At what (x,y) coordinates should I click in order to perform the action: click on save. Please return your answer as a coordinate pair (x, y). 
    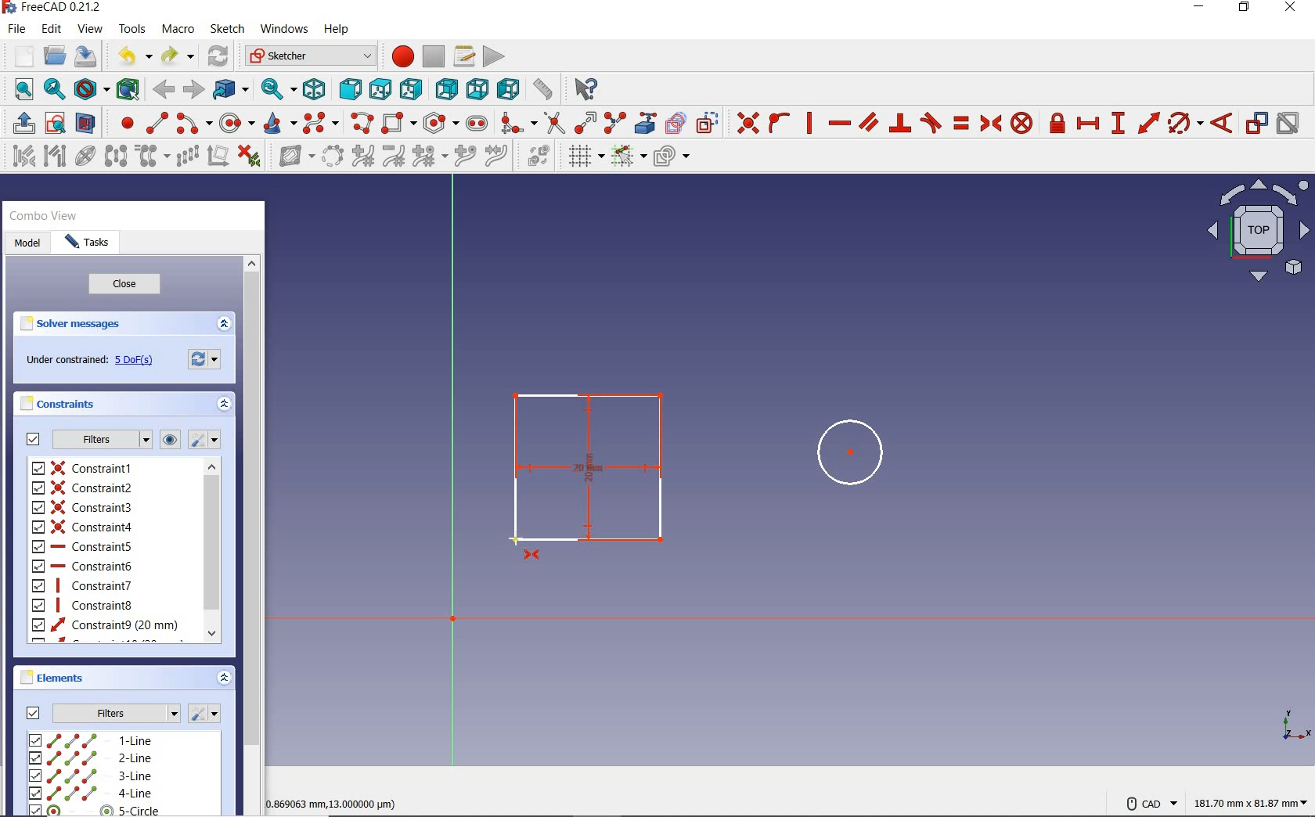
    Looking at the image, I should click on (88, 56).